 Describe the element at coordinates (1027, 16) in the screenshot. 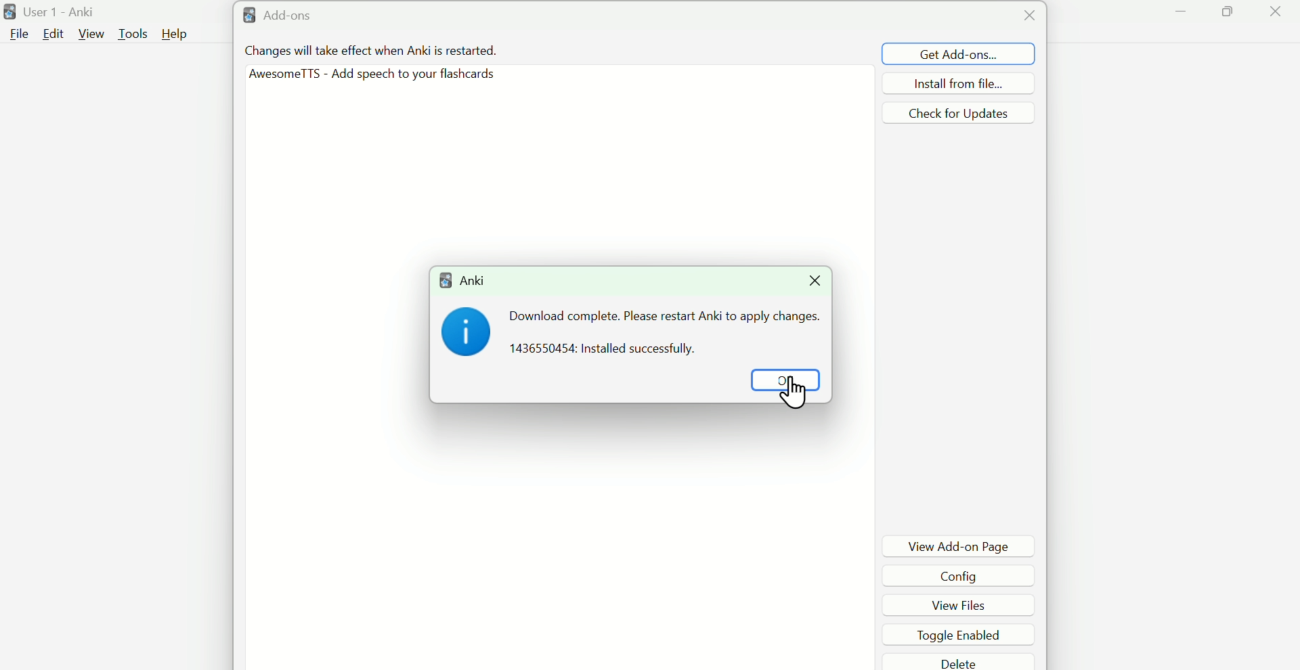

I see `close ` at that location.